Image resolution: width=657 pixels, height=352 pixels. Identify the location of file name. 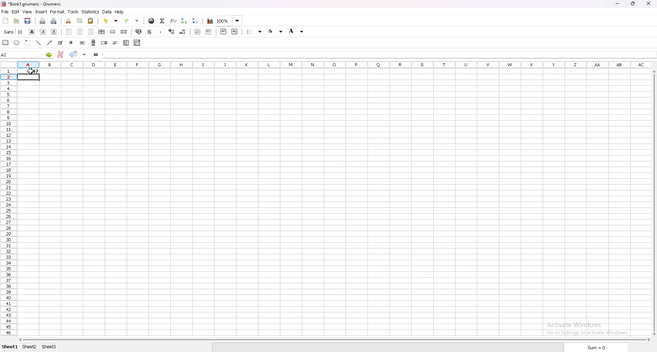
(31, 4).